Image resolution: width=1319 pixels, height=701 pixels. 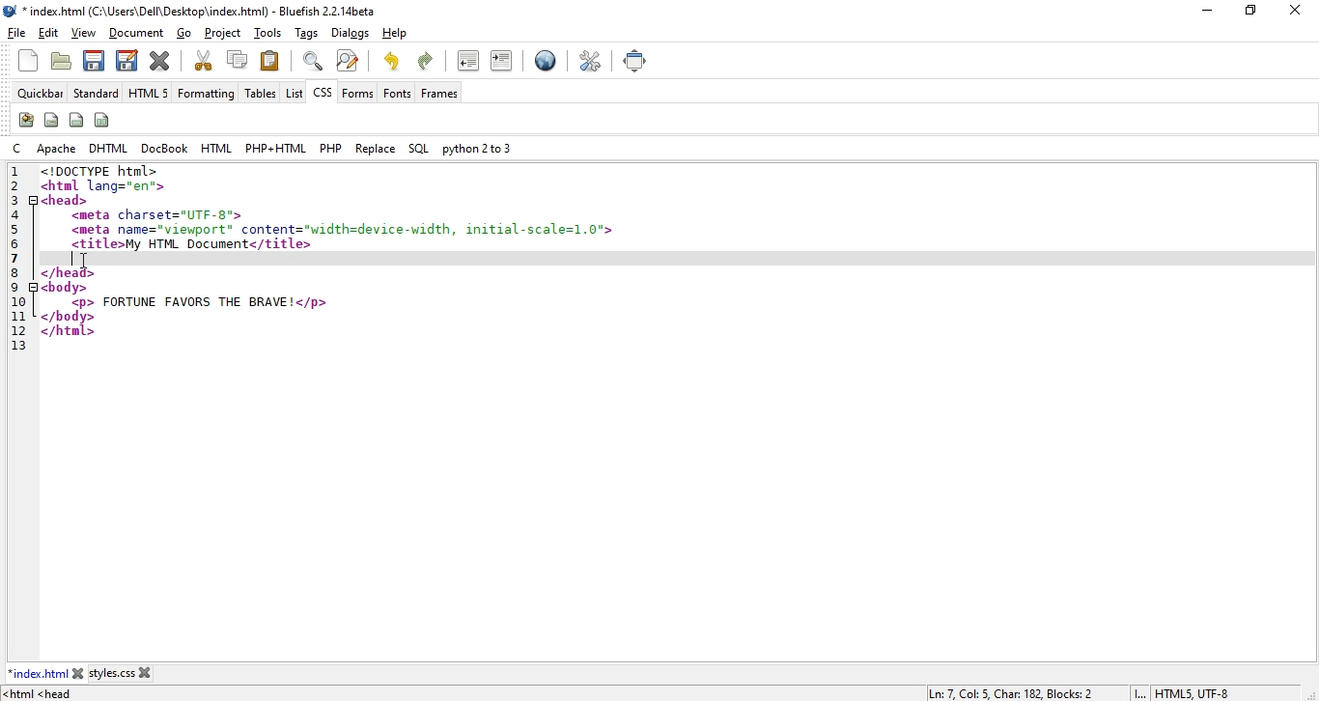 I want to click on close current file, so click(x=161, y=60).